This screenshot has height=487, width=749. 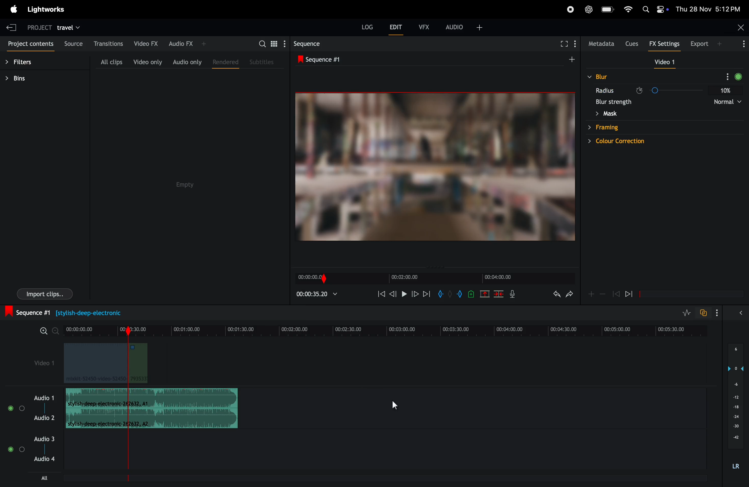 What do you see at coordinates (224, 62) in the screenshot?
I see `rendered` at bounding box center [224, 62].